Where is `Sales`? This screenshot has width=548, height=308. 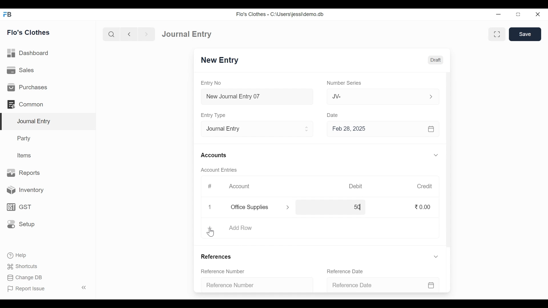
Sales is located at coordinates (21, 70).